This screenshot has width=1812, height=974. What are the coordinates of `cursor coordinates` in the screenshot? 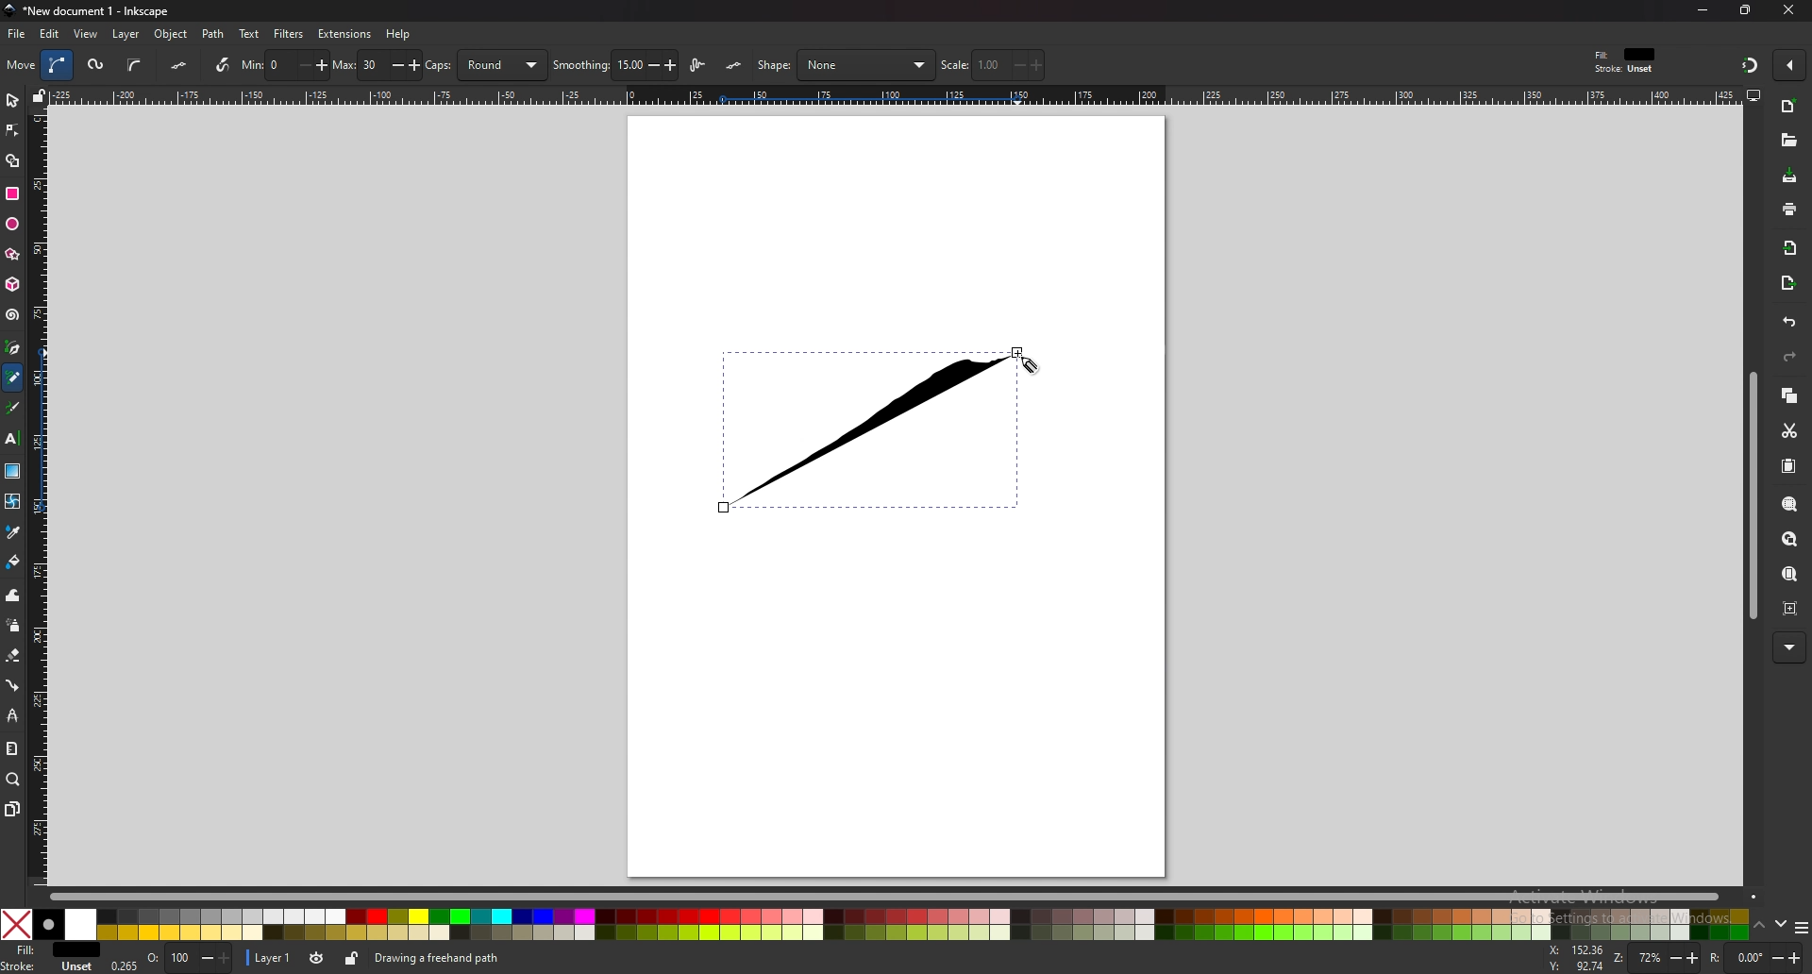 It's located at (1577, 957).